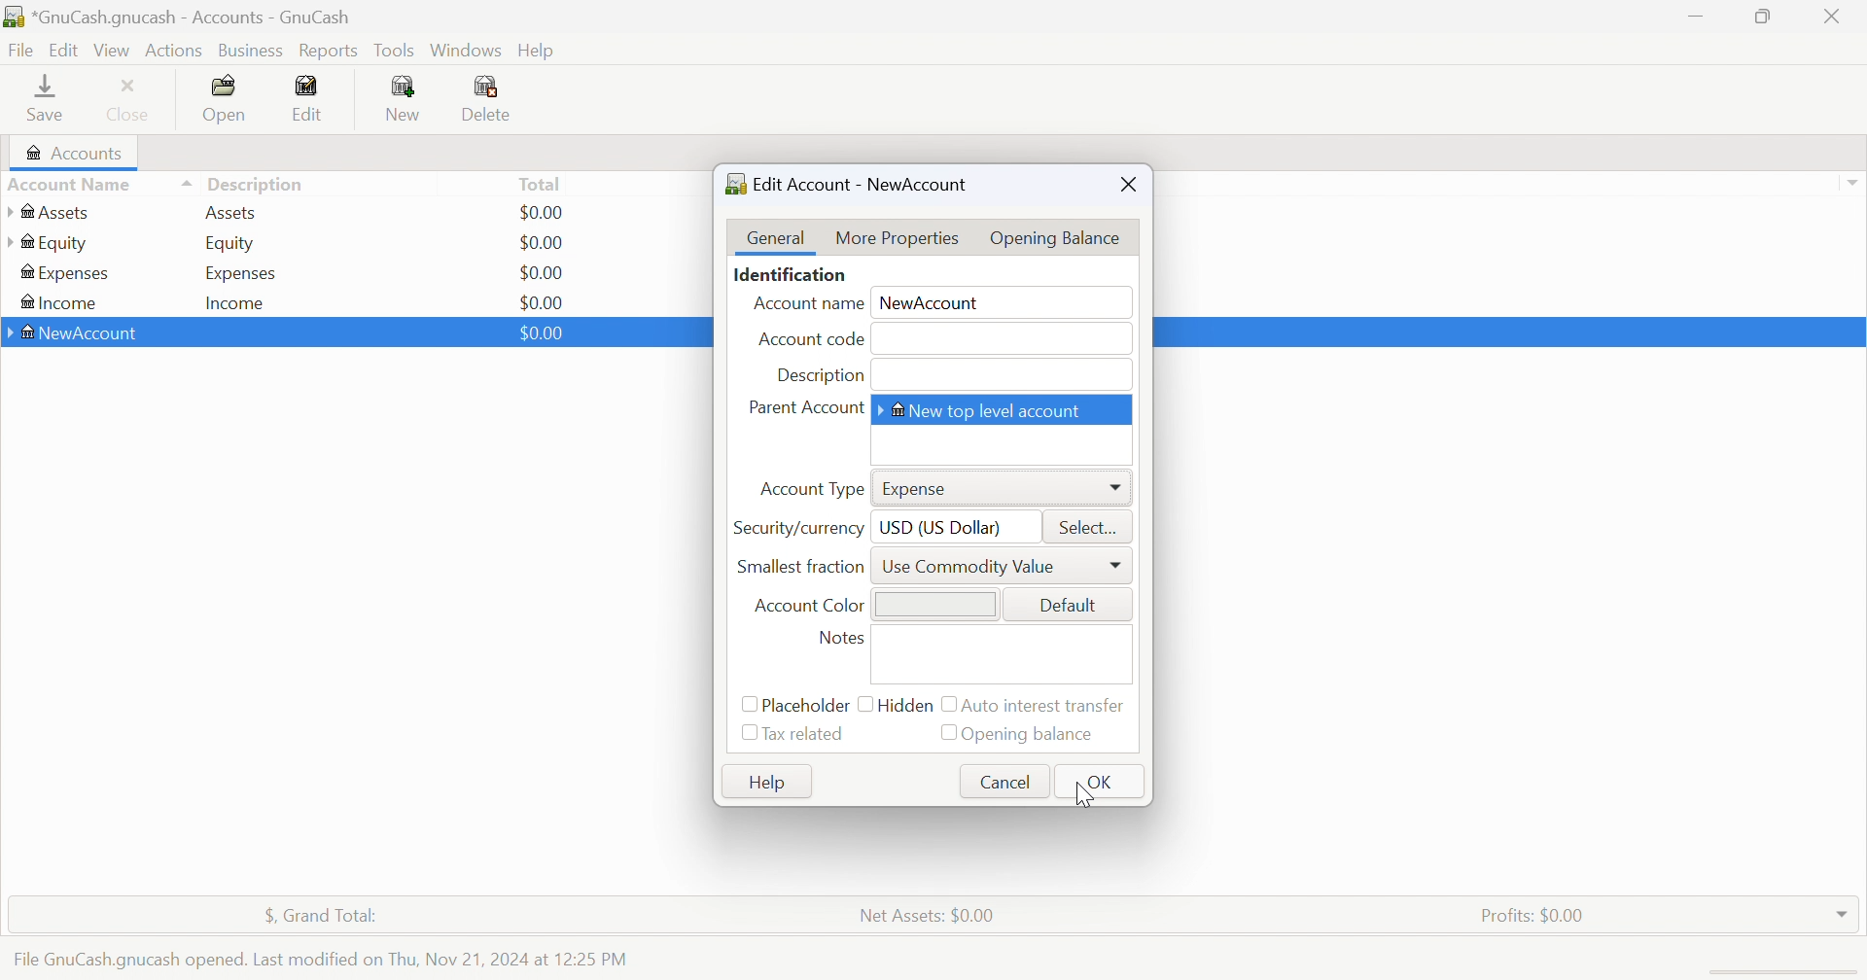  What do you see at coordinates (938, 301) in the screenshot?
I see `NewAccount` at bounding box center [938, 301].